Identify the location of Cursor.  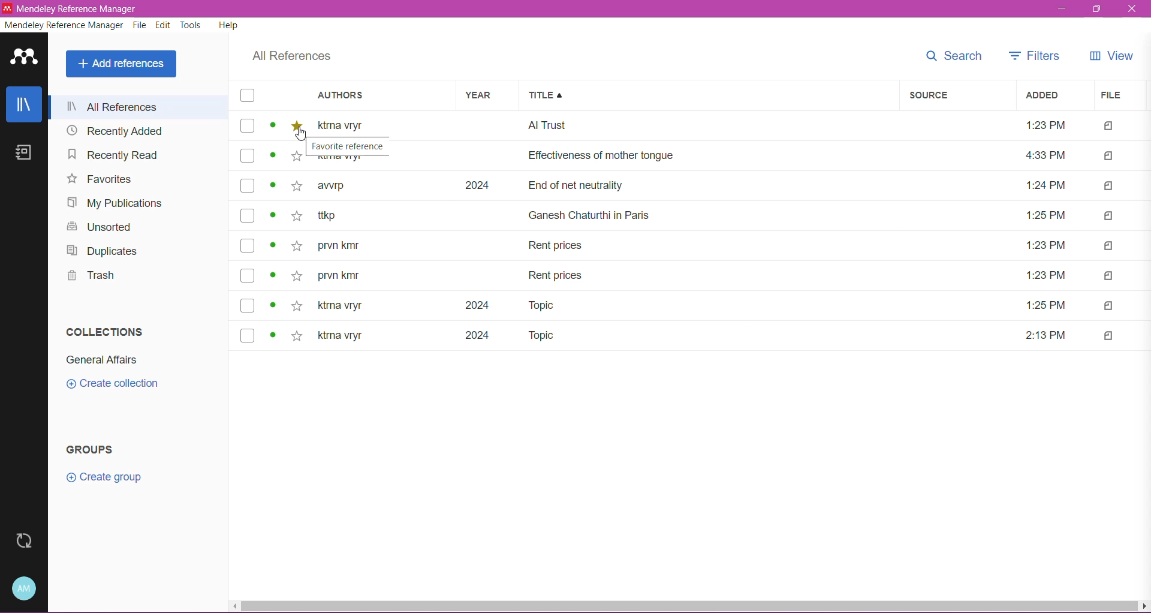
(302, 134).